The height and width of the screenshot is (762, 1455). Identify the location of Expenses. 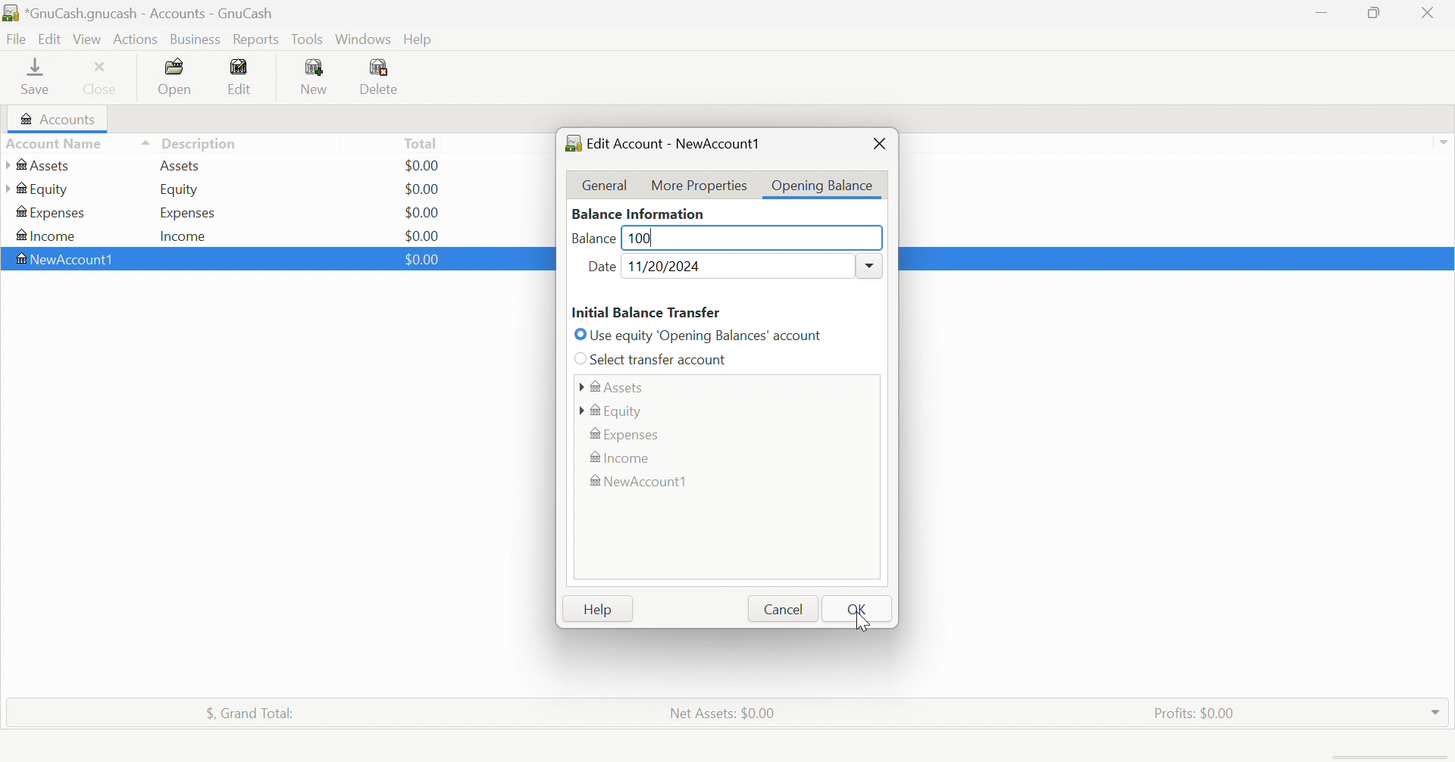
(186, 212).